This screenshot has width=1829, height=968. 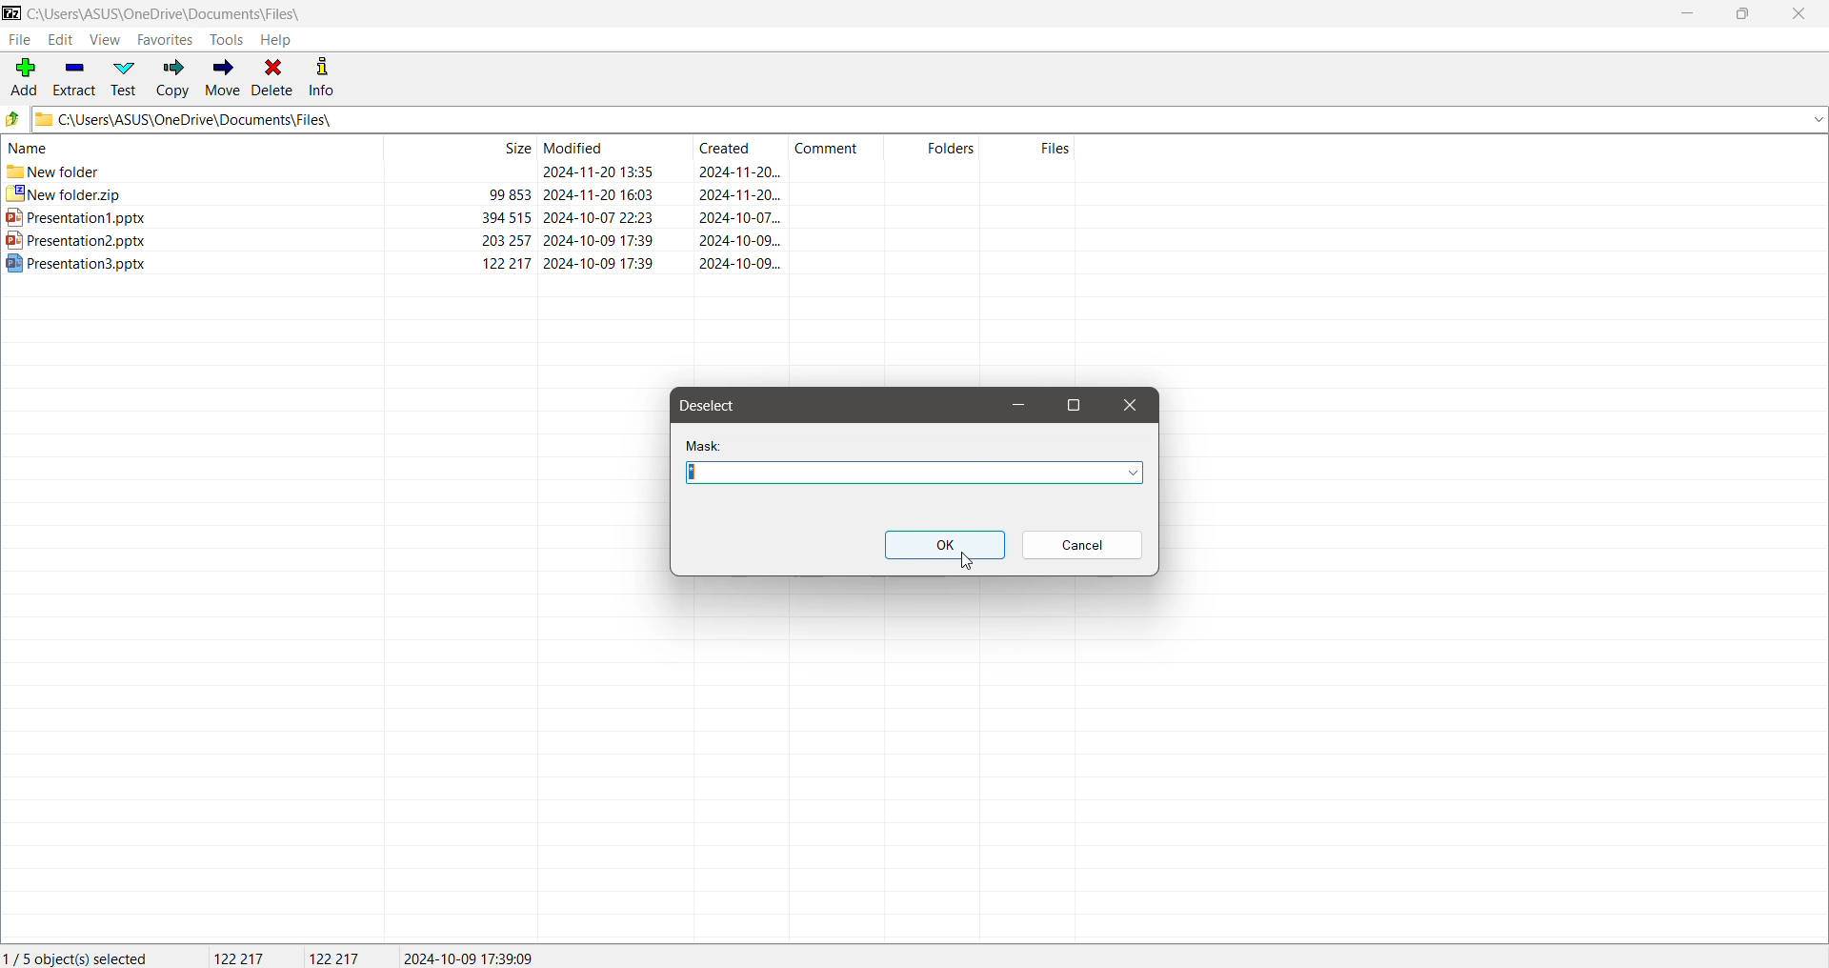 I want to click on Files Modified Date, so click(x=608, y=148).